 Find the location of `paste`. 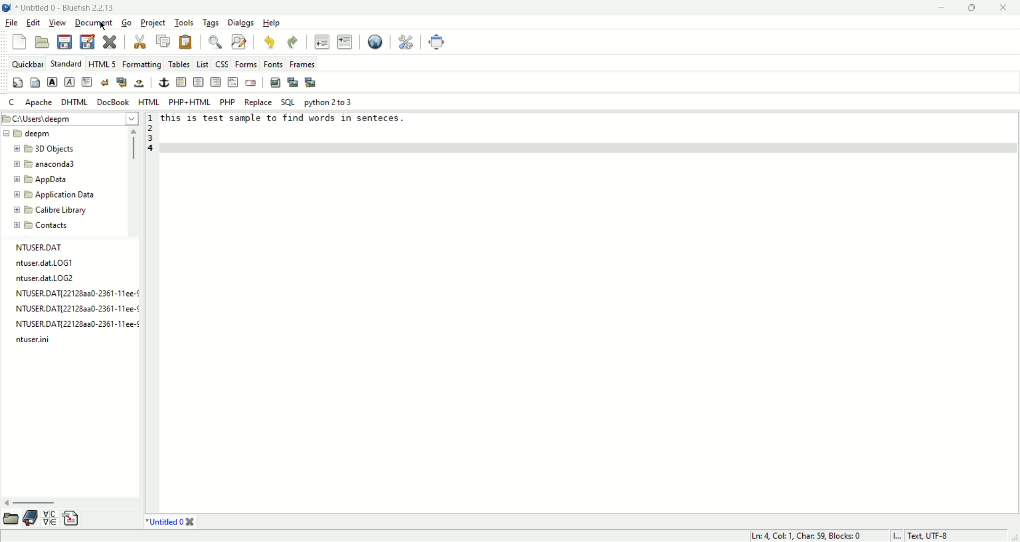

paste is located at coordinates (186, 41).